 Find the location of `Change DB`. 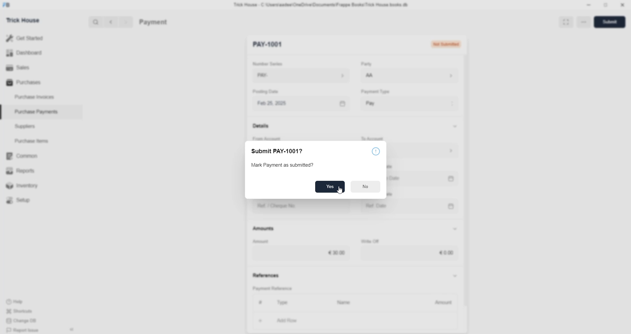

Change DB is located at coordinates (25, 321).